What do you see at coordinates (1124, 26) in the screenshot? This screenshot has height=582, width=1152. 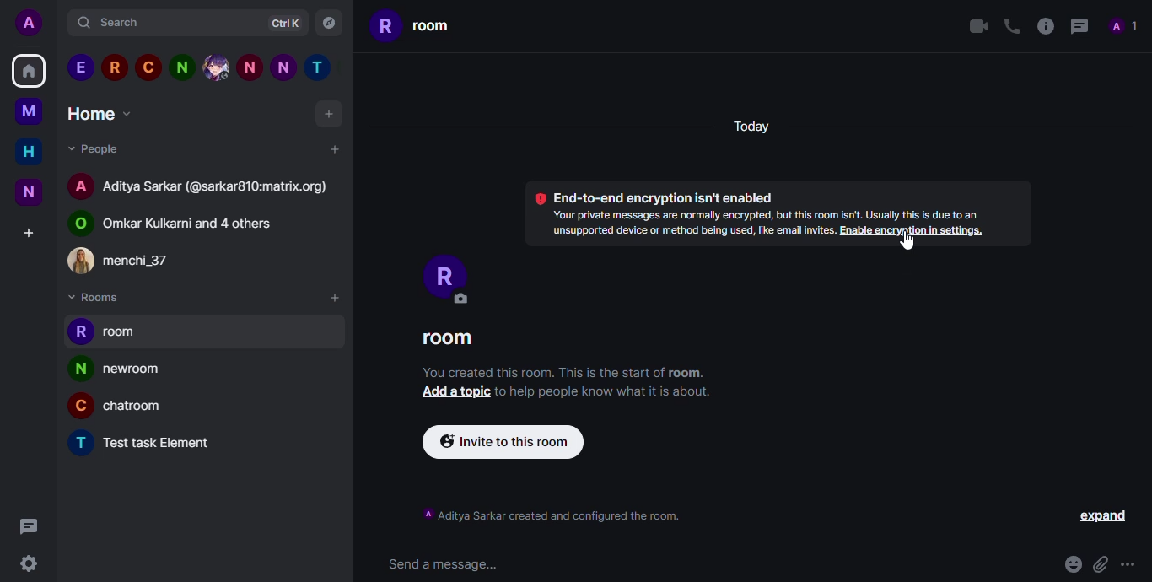 I see `people` at bounding box center [1124, 26].